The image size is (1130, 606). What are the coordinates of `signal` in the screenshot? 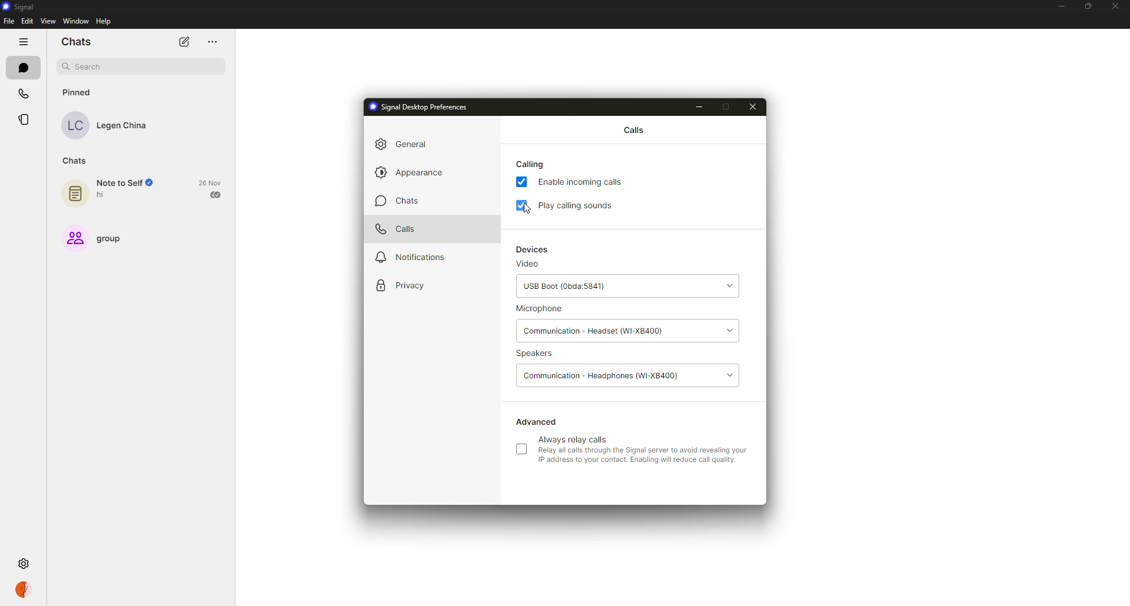 It's located at (21, 8).